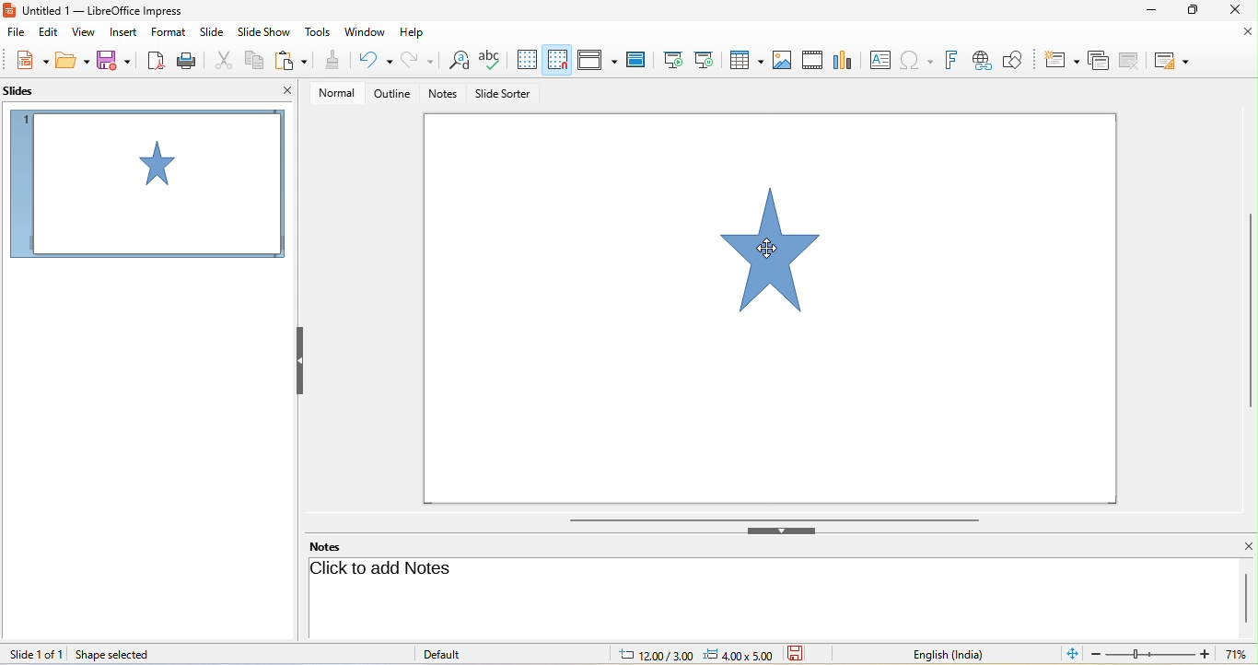 The width and height of the screenshot is (1258, 665). Describe the element at coordinates (72, 61) in the screenshot. I see `open` at that location.